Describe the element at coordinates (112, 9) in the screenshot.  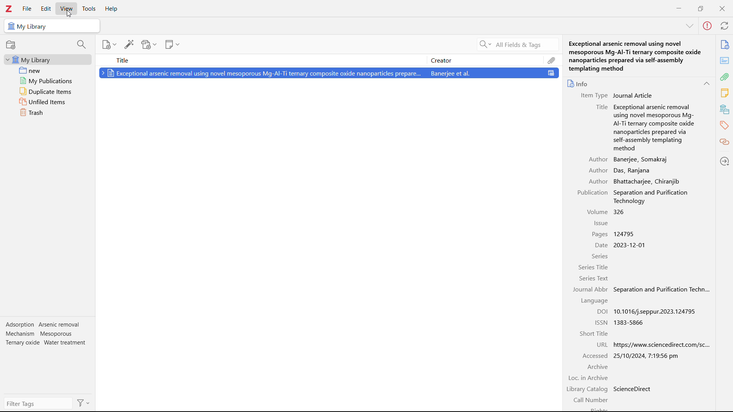
I see `help` at that location.